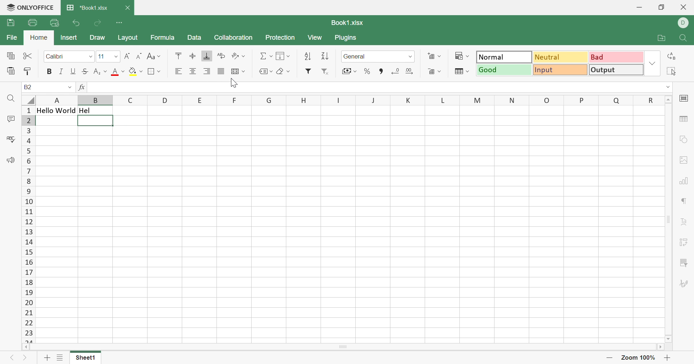 This screenshot has height=364, width=694. I want to click on Paragraph settings, so click(683, 201).